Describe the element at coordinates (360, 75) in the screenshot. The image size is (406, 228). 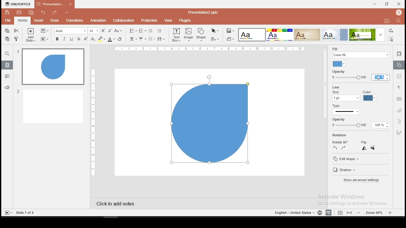
I see `opacity` at that location.